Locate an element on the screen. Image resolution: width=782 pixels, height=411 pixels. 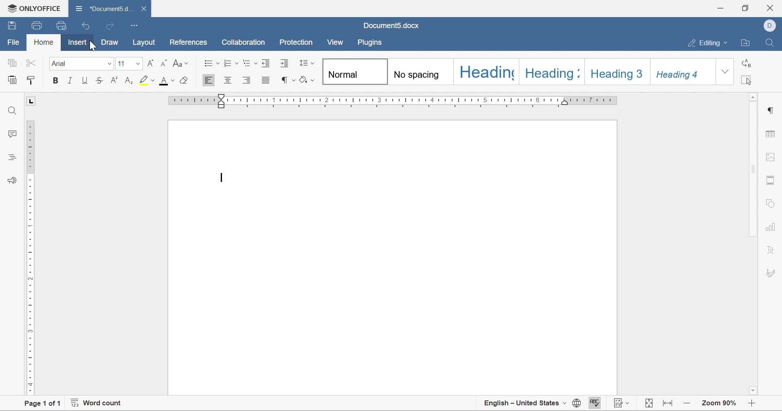
italic is located at coordinates (69, 80).